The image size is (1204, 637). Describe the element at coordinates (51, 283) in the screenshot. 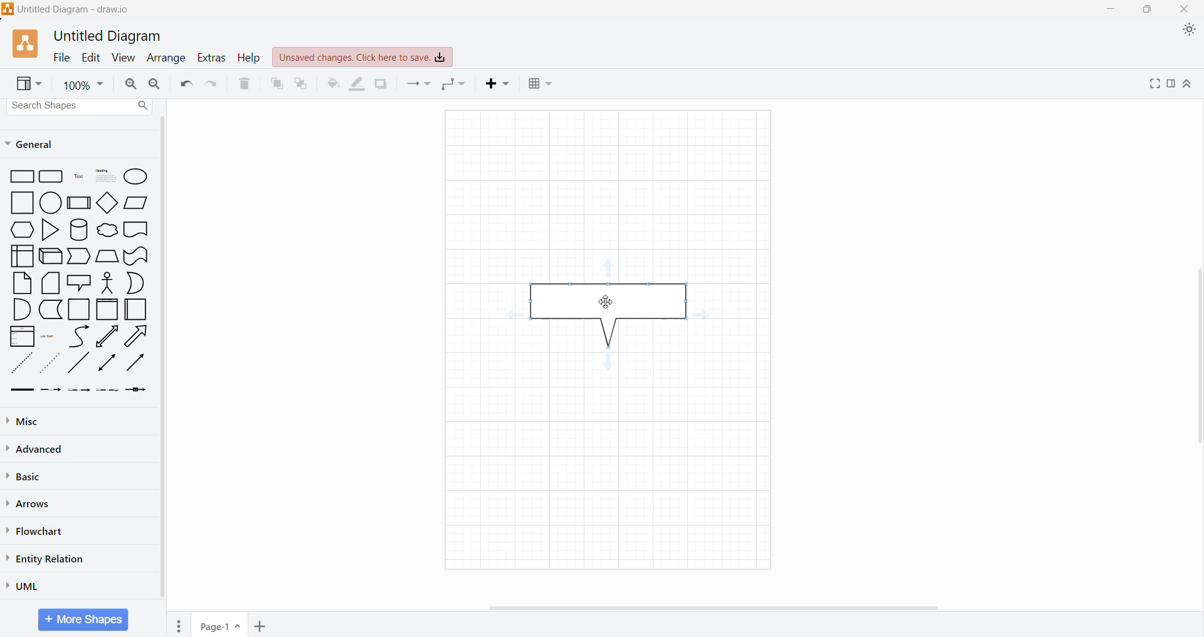

I see `Stacked Papers` at that location.